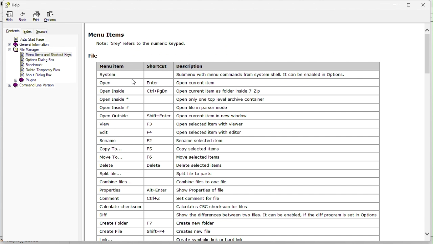 Image resolution: width=433 pixels, height=244 pixels. I want to click on Back, so click(22, 17).